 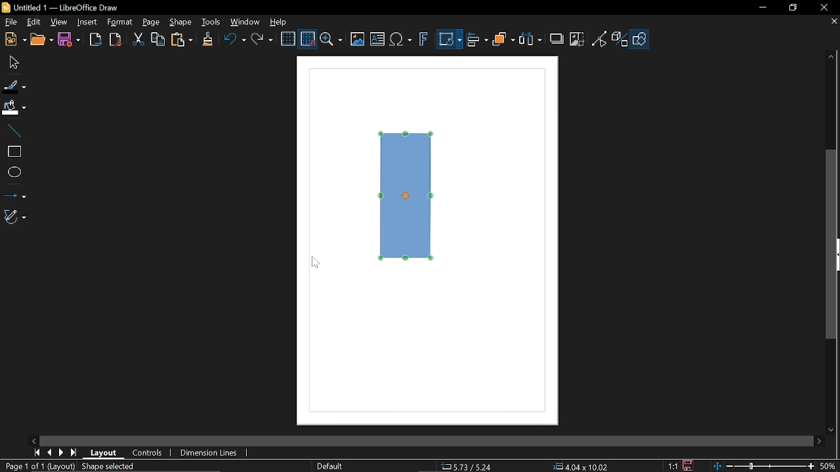 What do you see at coordinates (278, 22) in the screenshot?
I see `Help` at bounding box center [278, 22].